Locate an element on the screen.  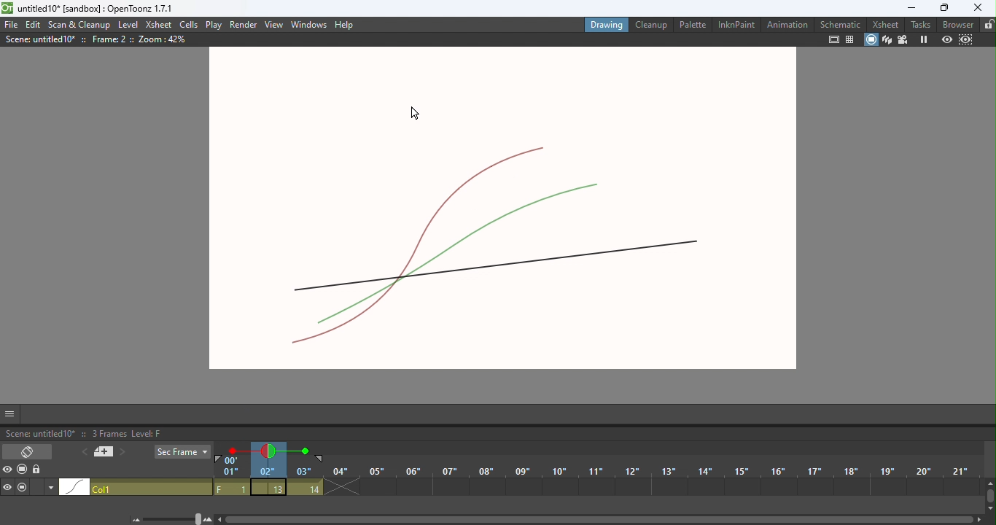
Zoom in is located at coordinates (210, 519).